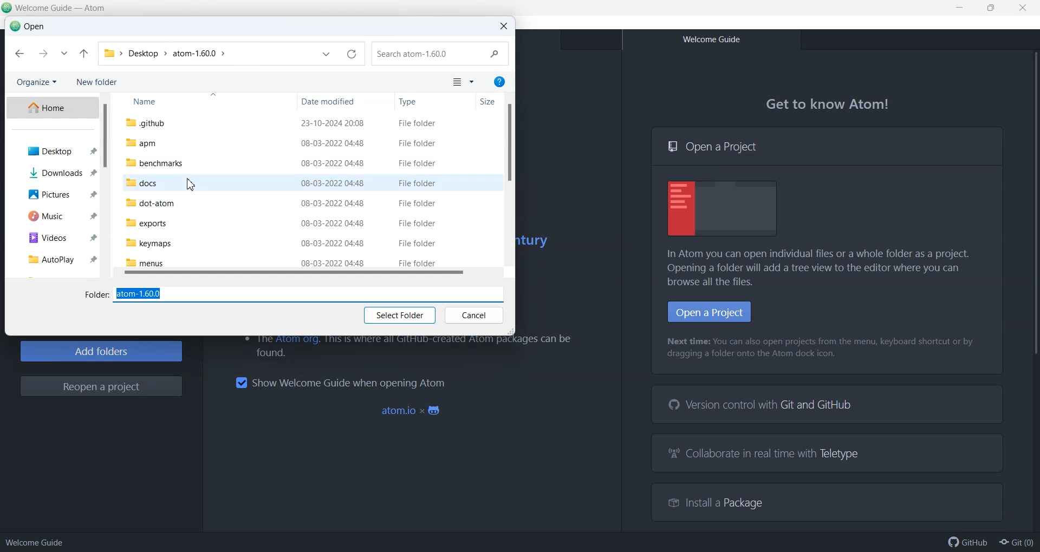 The image size is (1040, 552). Describe the element at coordinates (434, 102) in the screenshot. I see `Type` at that location.